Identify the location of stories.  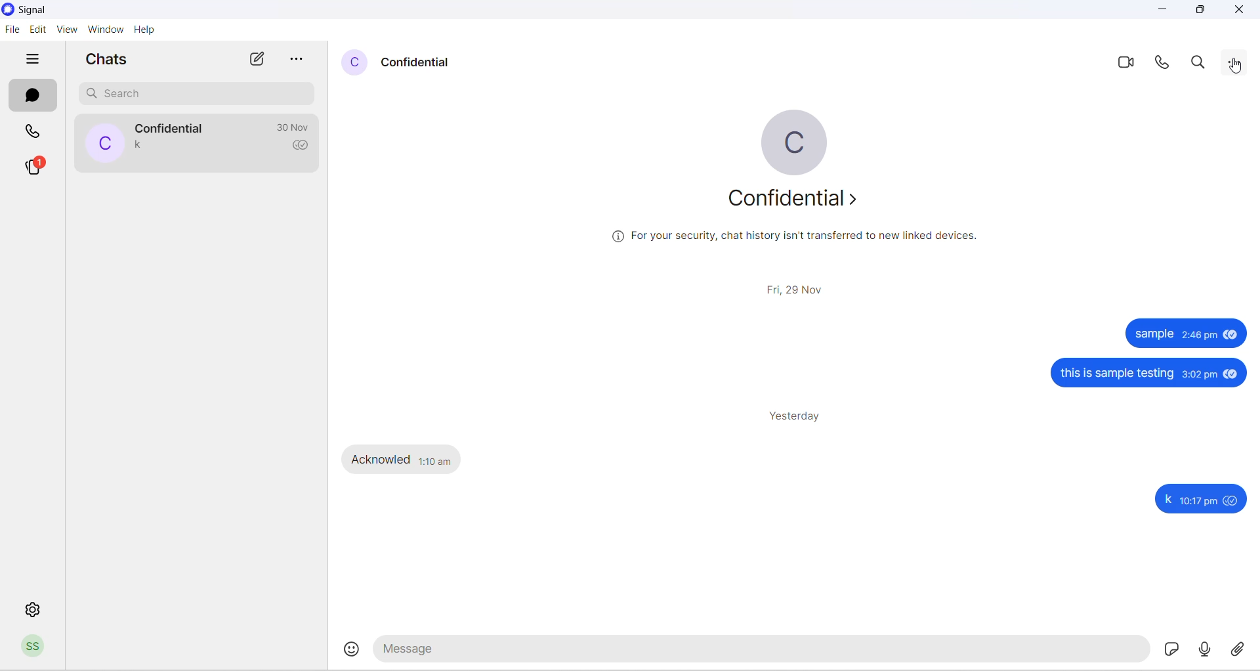
(34, 167).